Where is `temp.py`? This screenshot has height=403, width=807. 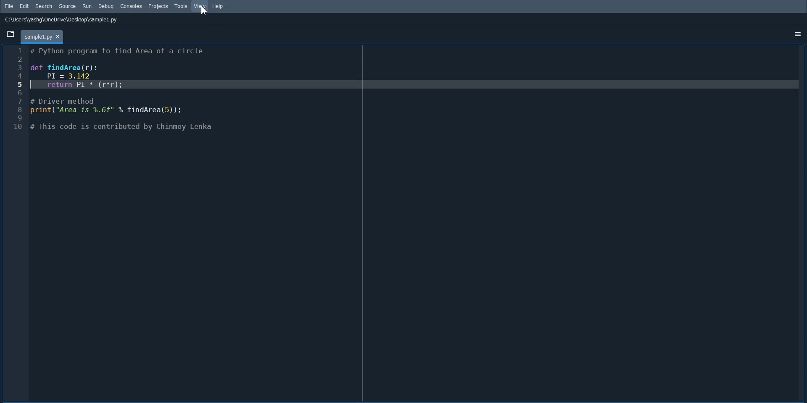
temp.py is located at coordinates (42, 37).